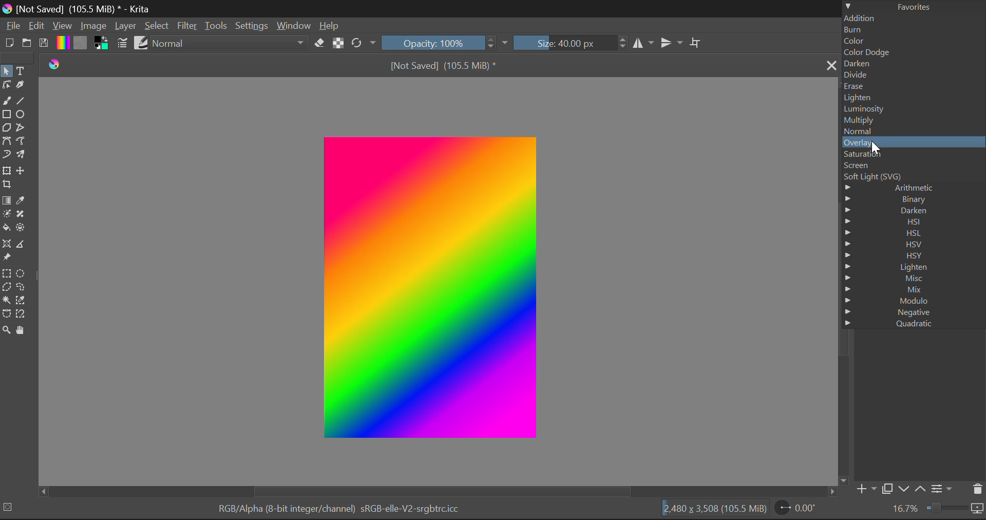 This screenshot has width=986, height=520. What do you see at coordinates (912, 120) in the screenshot?
I see `Multiply` at bounding box center [912, 120].